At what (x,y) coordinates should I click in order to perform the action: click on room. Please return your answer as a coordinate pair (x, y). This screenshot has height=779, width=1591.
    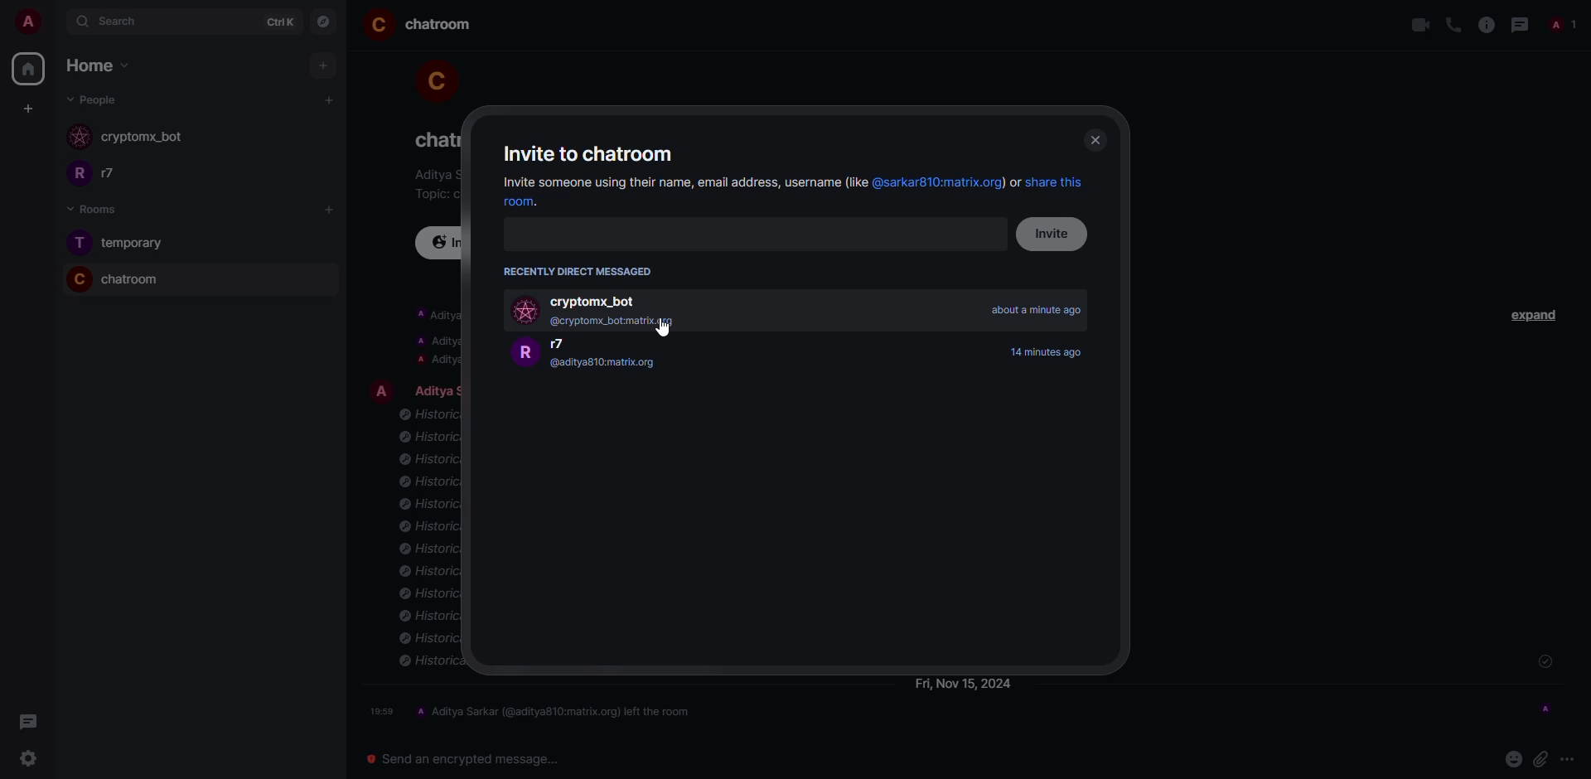
    Looking at the image, I should click on (441, 26).